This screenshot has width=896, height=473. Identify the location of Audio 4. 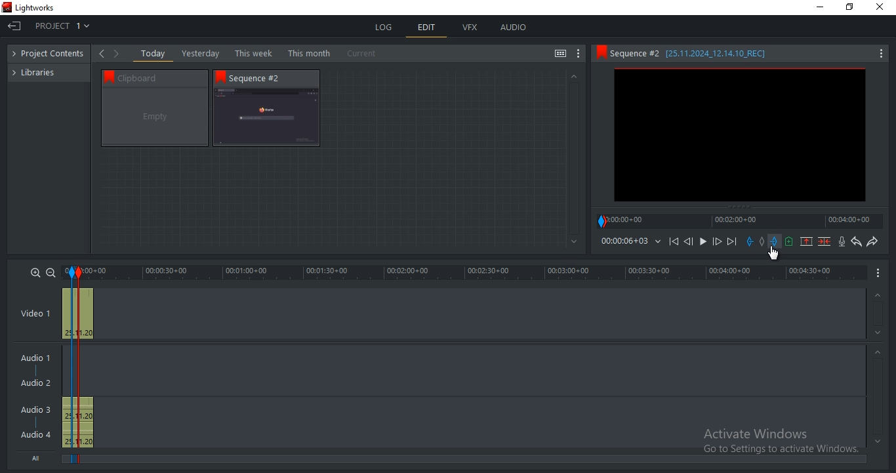
(36, 434).